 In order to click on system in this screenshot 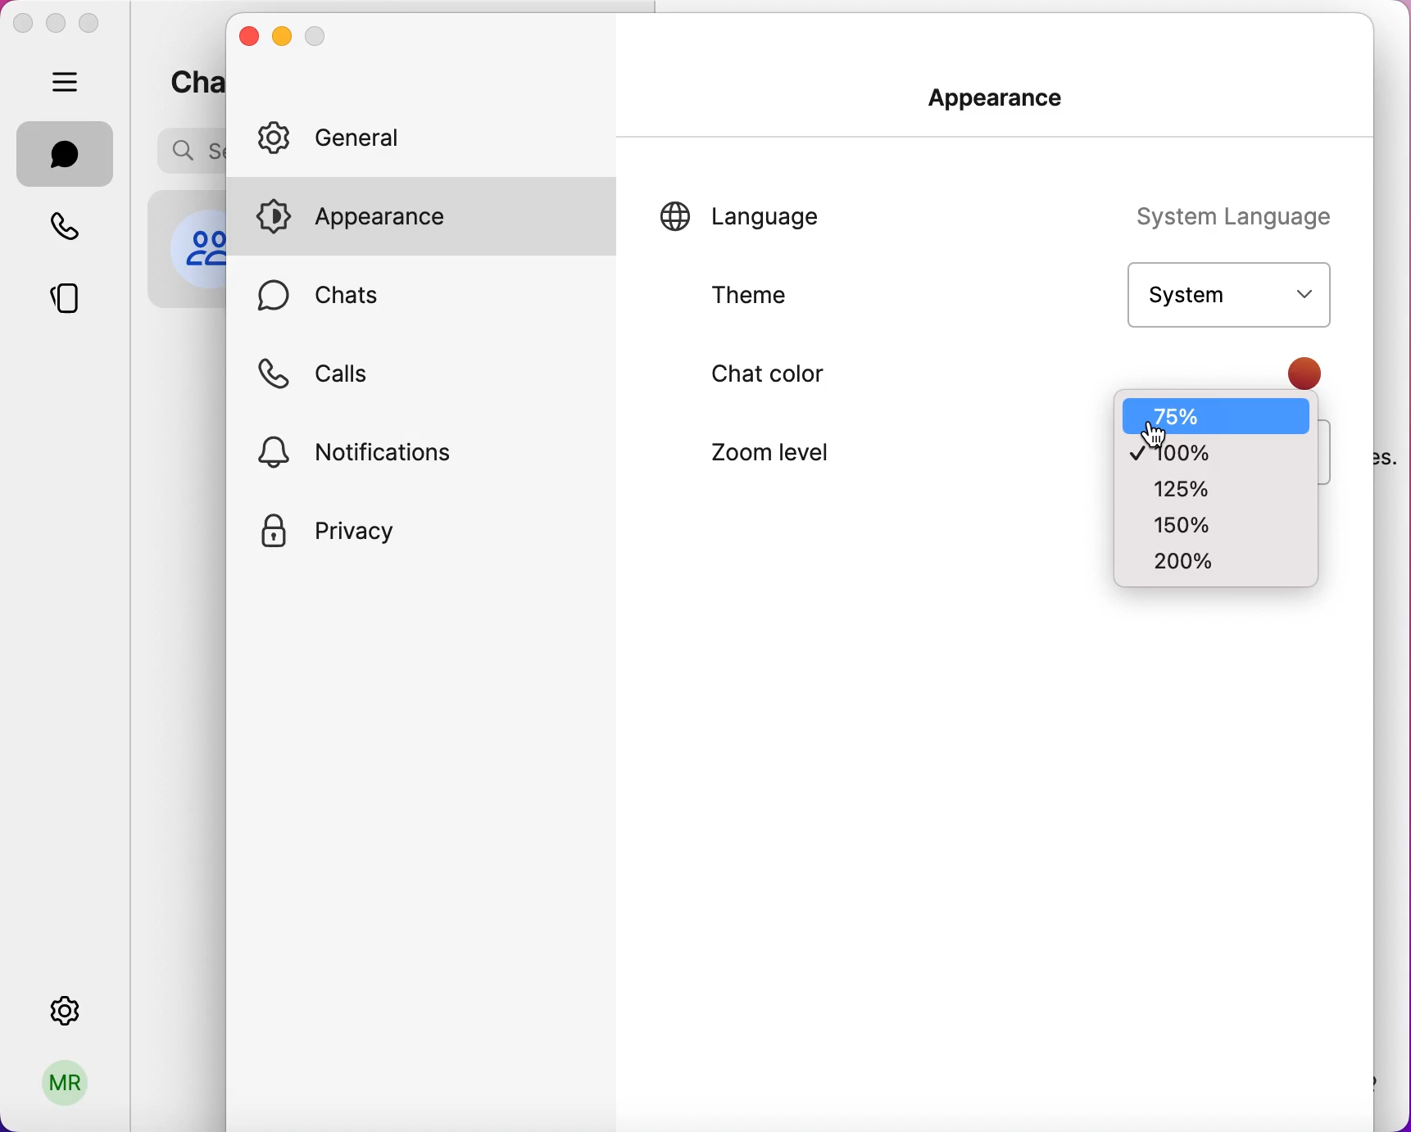, I will do `click(1218, 295)`.